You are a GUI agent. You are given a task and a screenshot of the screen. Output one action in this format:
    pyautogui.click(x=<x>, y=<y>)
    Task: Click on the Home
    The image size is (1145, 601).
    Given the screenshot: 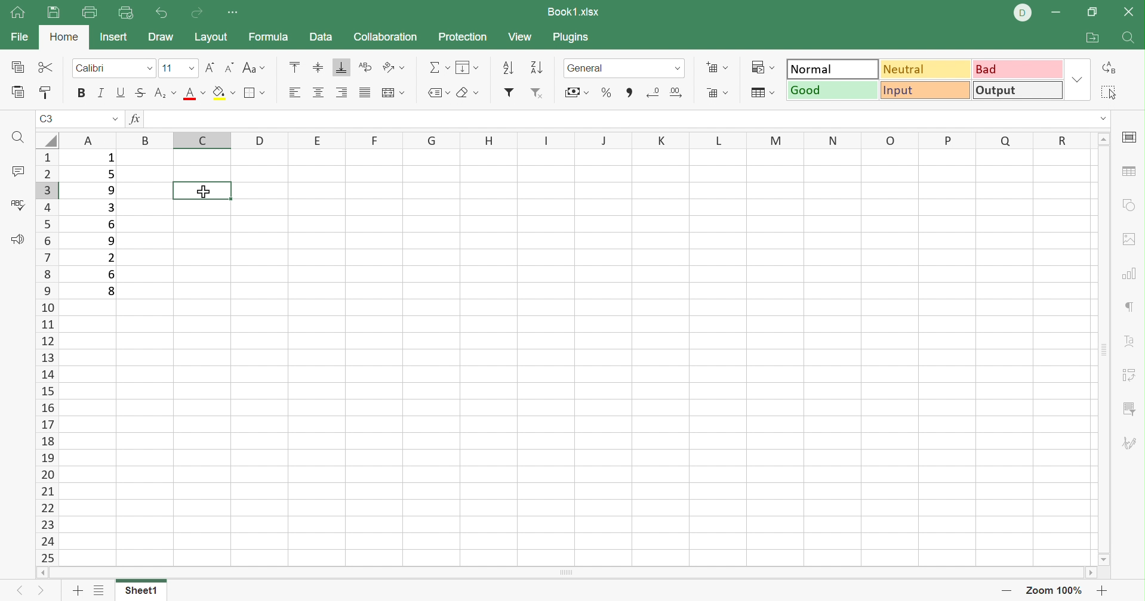 What is the action you would take?
    pyautogui.click(x=19, y=14)
    